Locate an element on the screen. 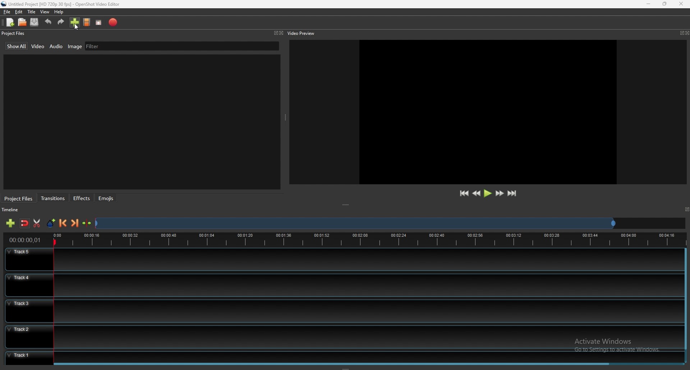  adjust is located at coordinates (286, 117).